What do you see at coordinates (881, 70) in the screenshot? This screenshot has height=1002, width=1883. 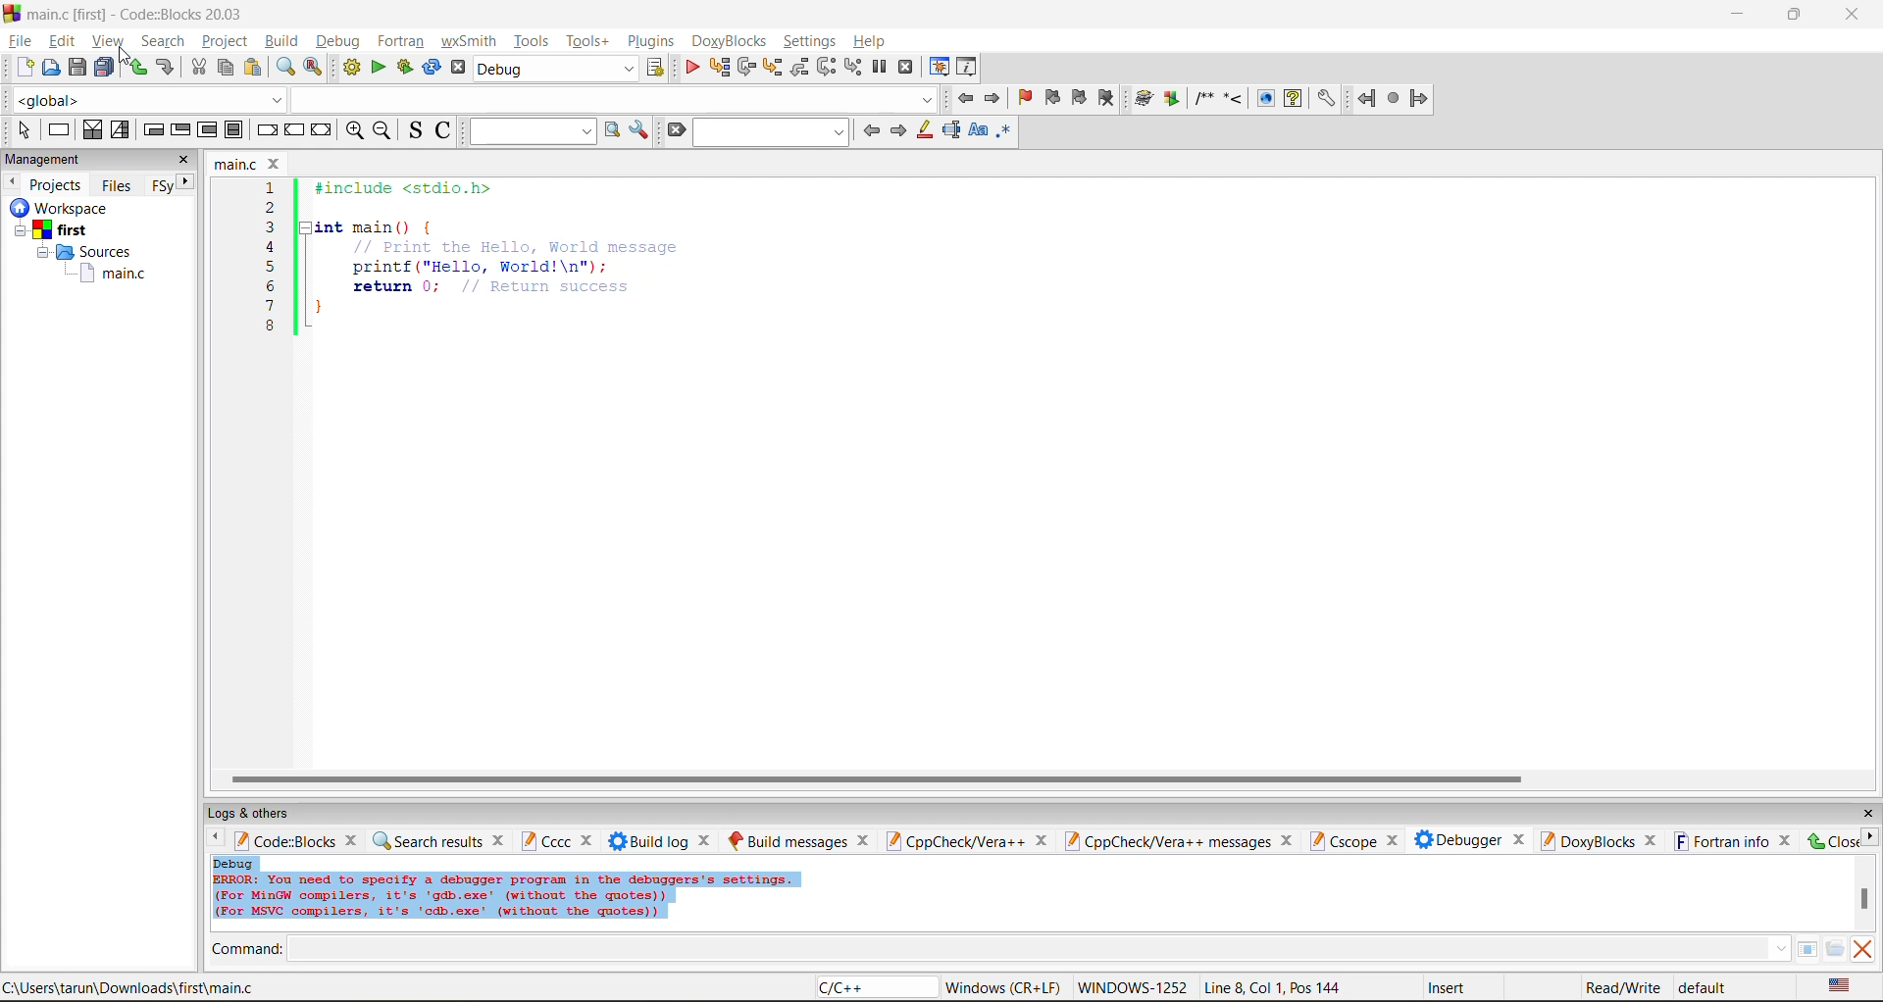 I see `break debugger` at bounding box center [881, 70].